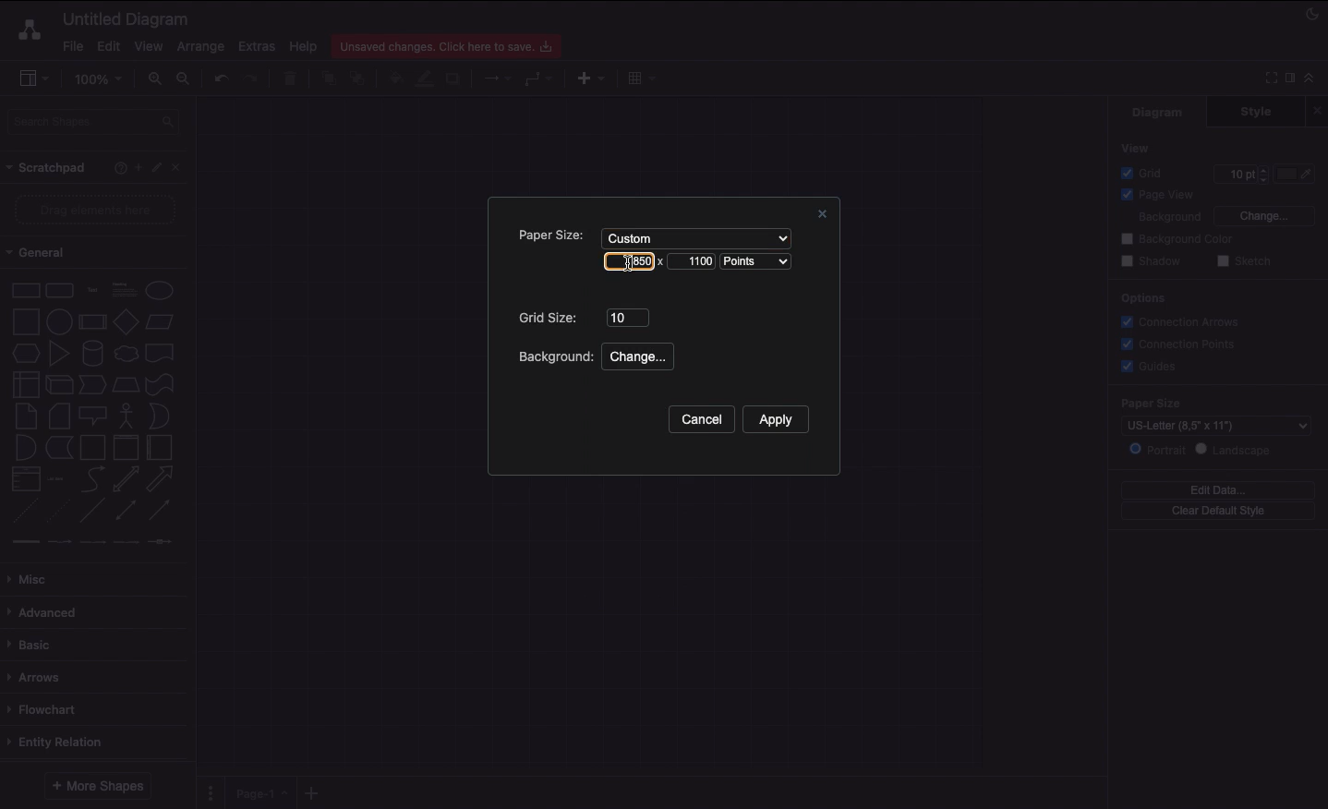 The image size is (1328, 809). Describe the element at coordinates (91, 541) in the screenshot. I see `connector 3` at that location.